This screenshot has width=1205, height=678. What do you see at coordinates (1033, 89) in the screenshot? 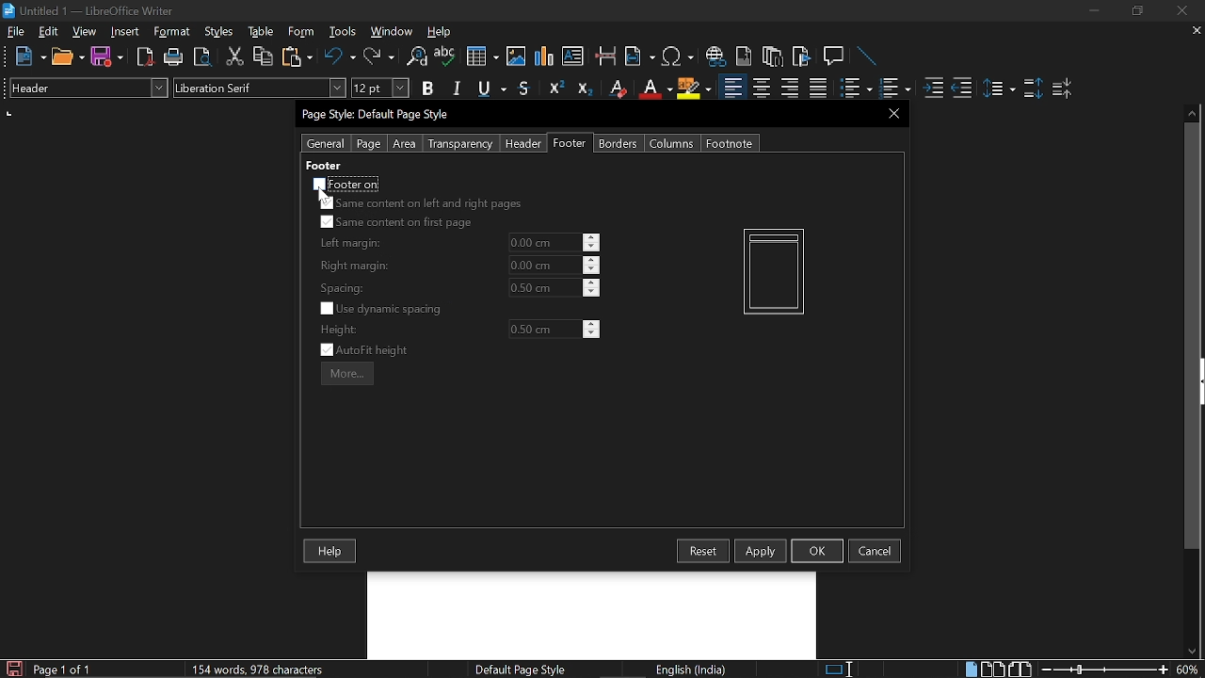
I see `Increase paragraph spacing` at bounding box center [1033, 89].